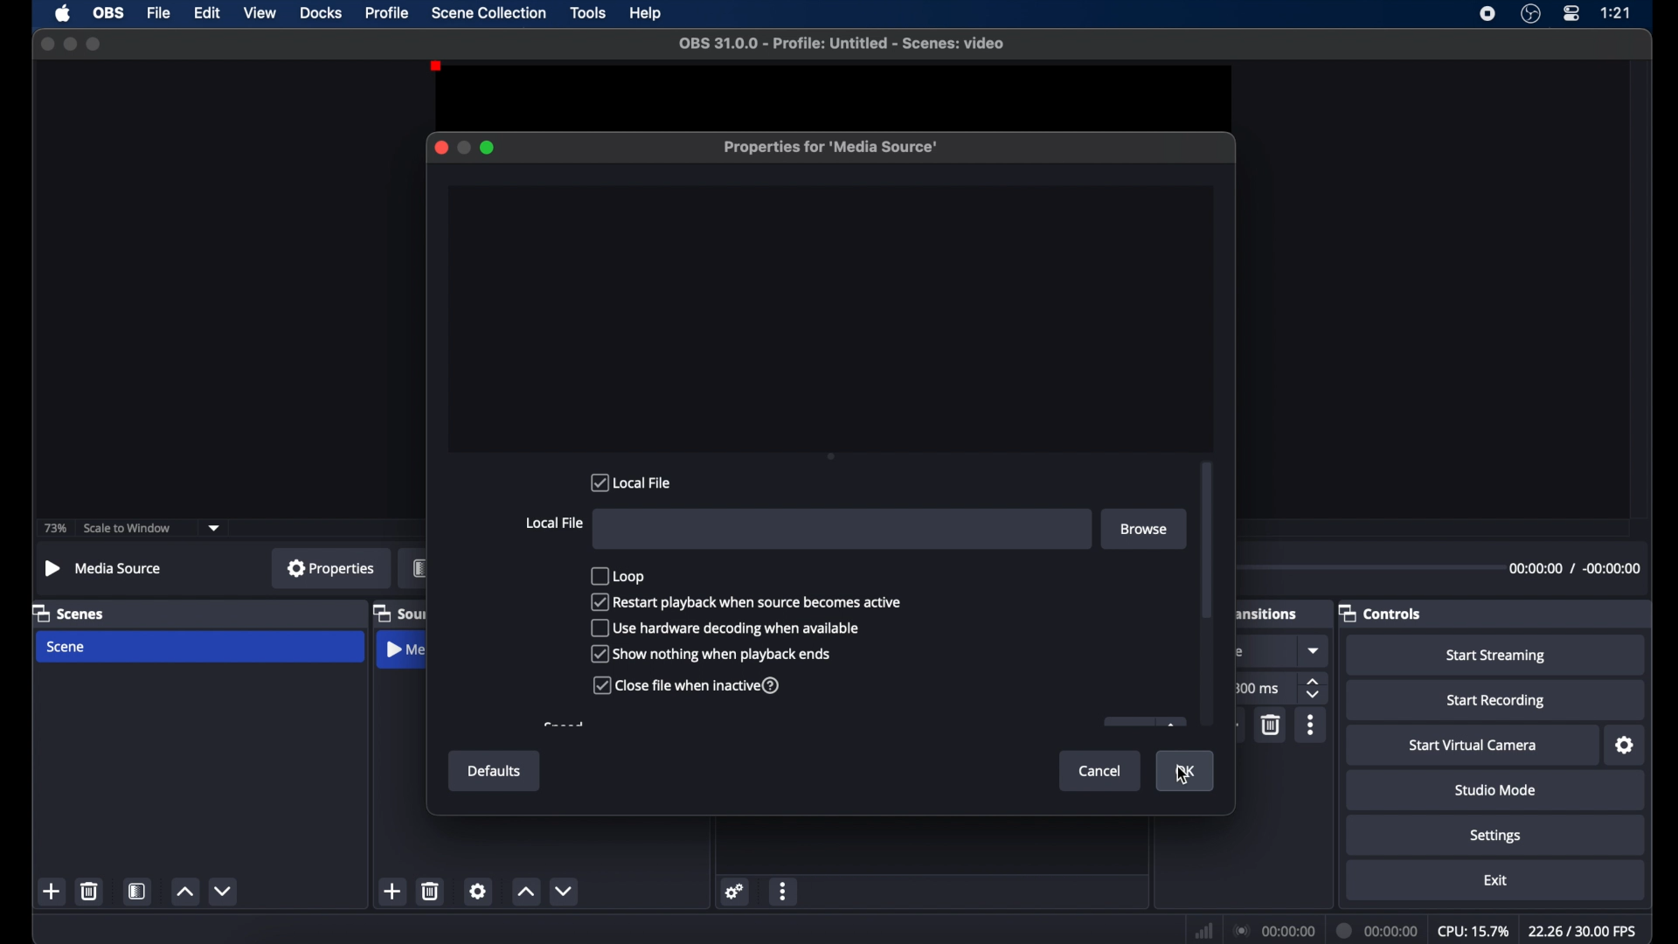  What do you see at coordinates (225, 891) in the screenshot?
I see `decrement` at bounding box center [225, 891].